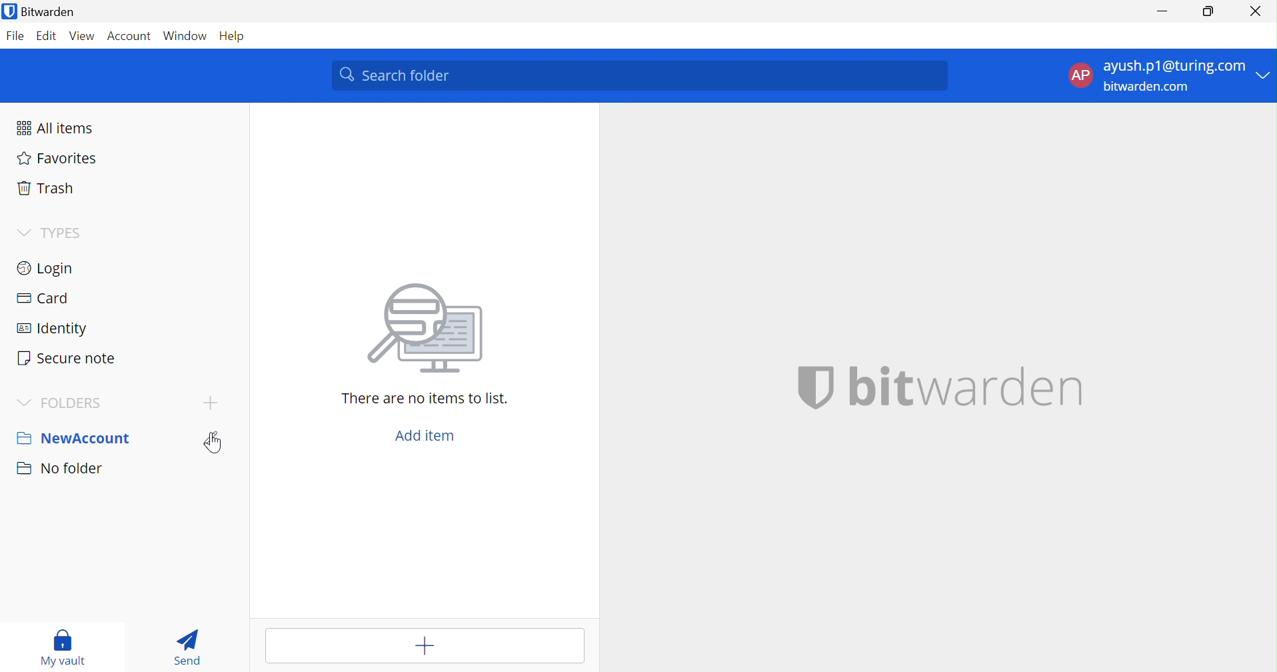 This screenshot has width=1277, height=672. Describe the element at coordinates (216, 438) in the screenshot. I see `Edit` at that location.